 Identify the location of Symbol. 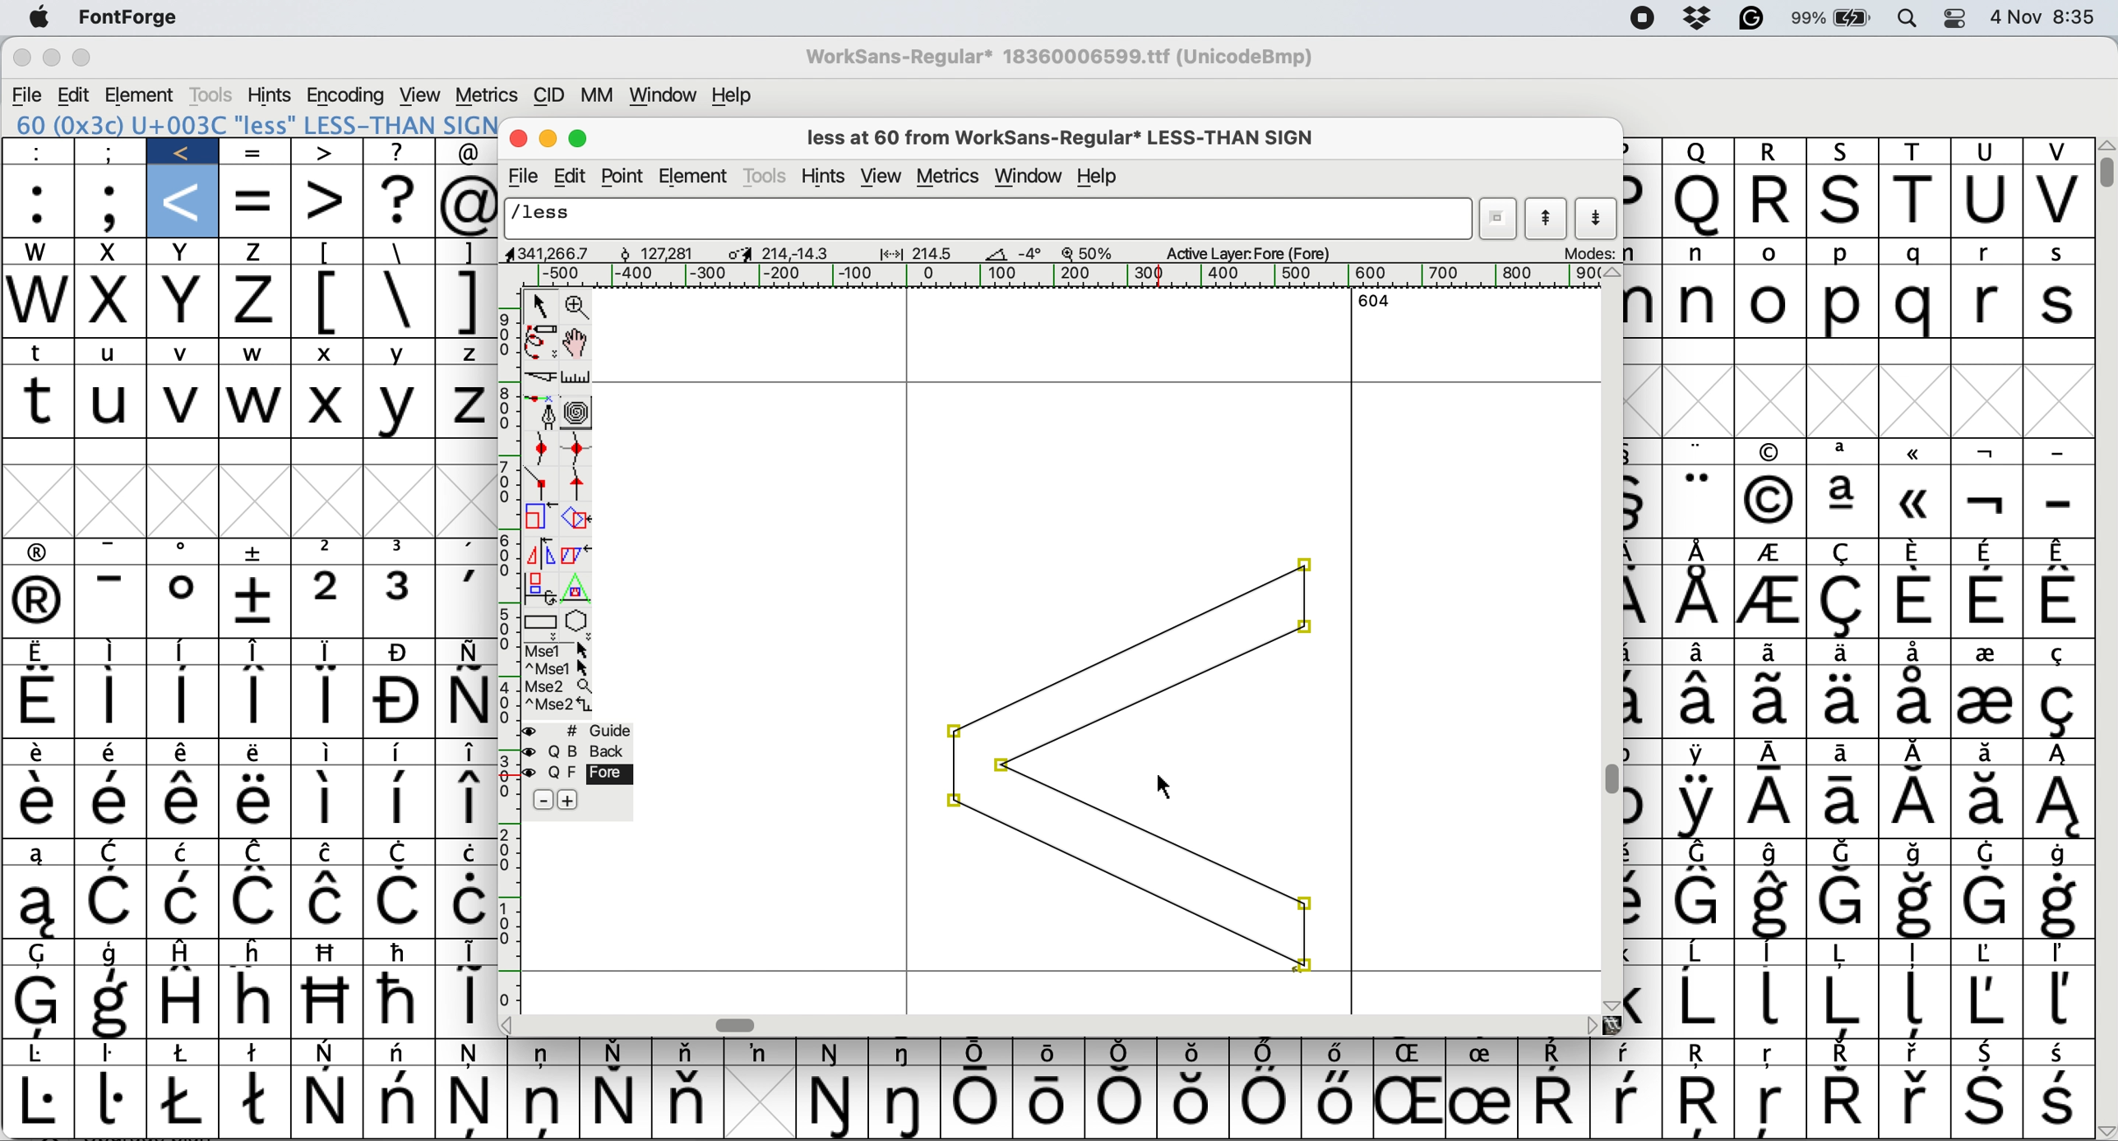
(1990, 752).